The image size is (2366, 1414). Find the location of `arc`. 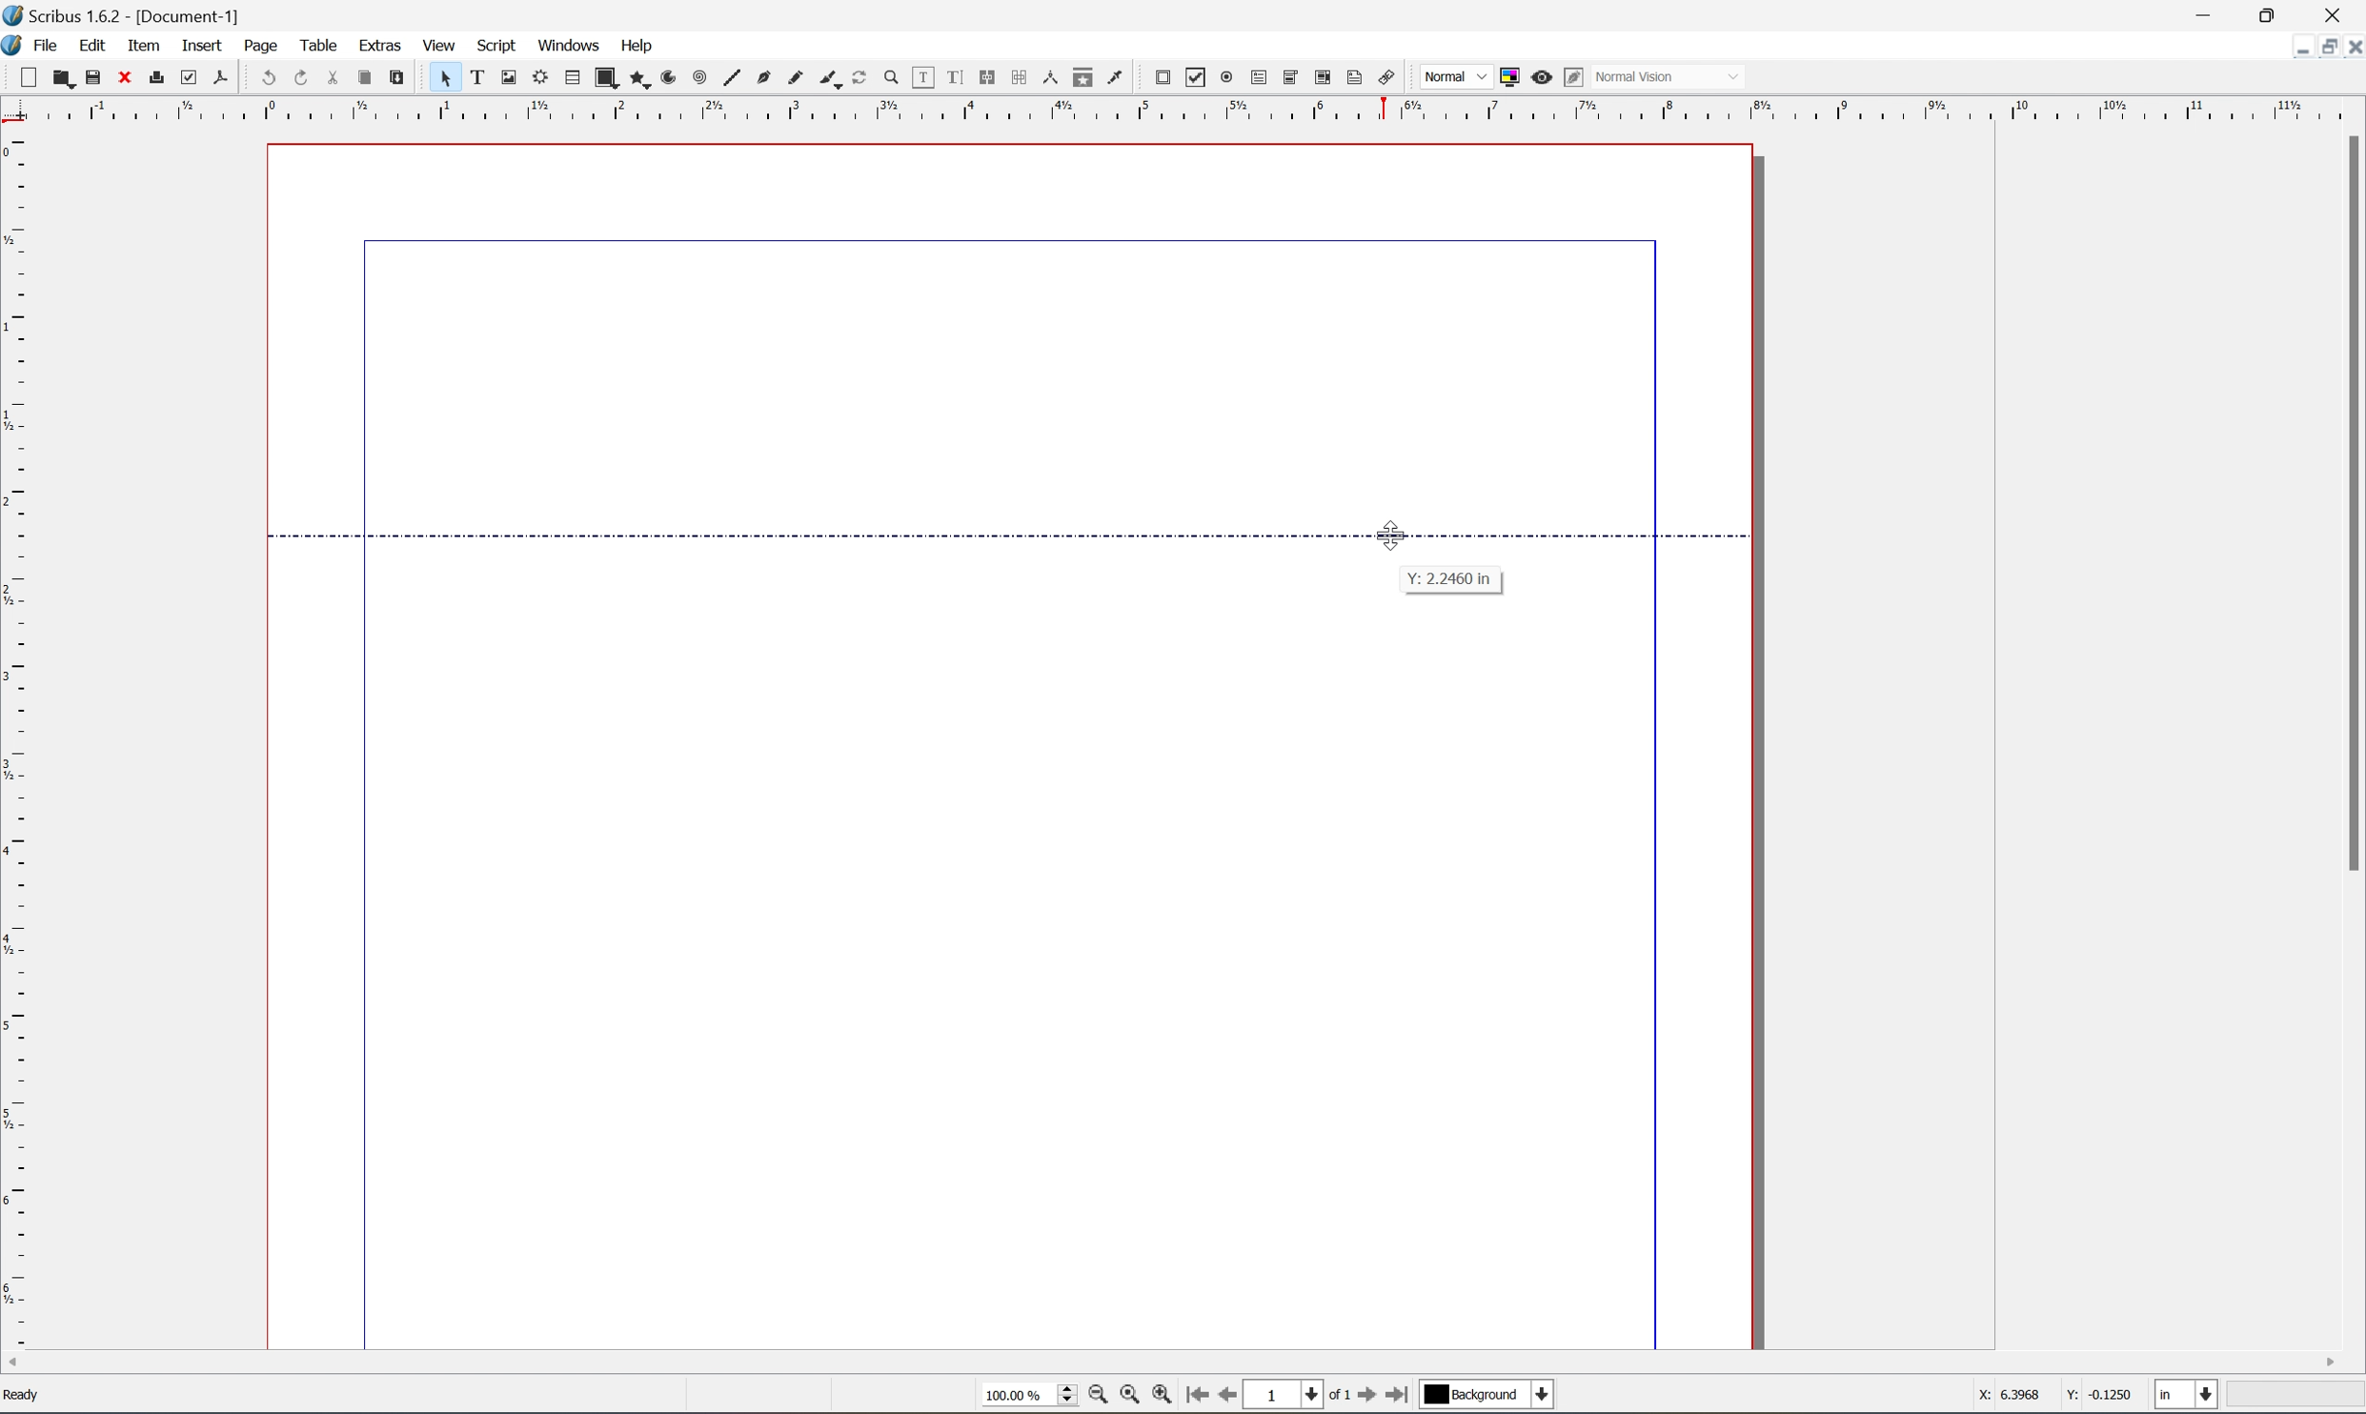

arc is located at coordinates (669, 77).